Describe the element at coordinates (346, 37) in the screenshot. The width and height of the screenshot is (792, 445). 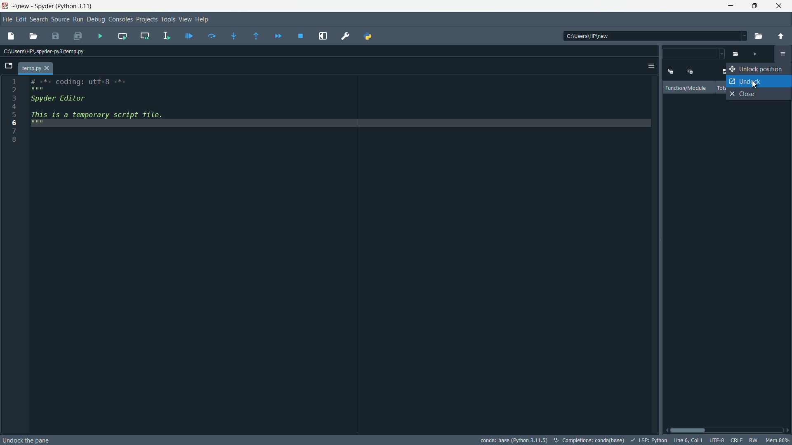
I see `preferences` at that location.